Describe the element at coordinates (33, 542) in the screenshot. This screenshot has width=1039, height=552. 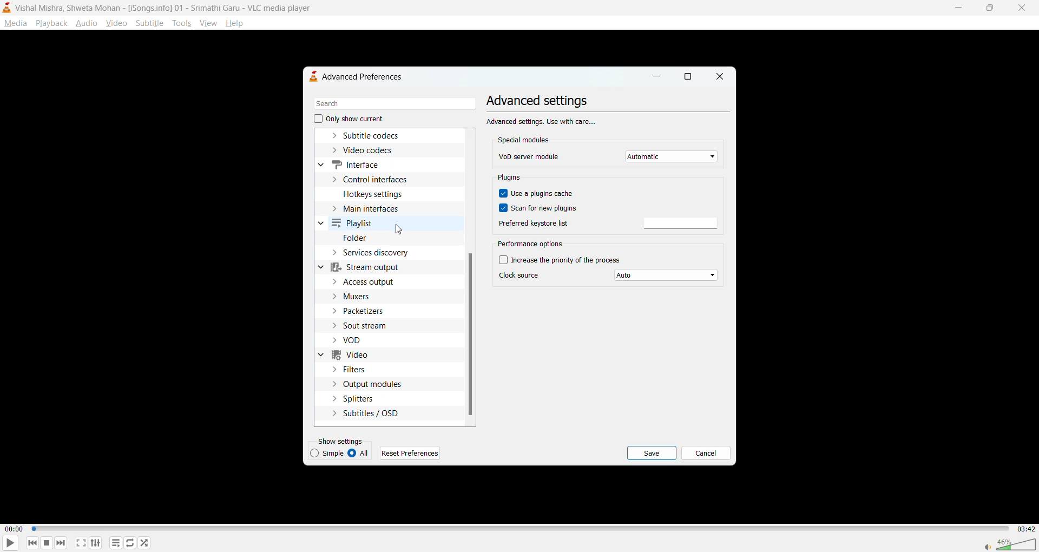
I see `previous` at that location.